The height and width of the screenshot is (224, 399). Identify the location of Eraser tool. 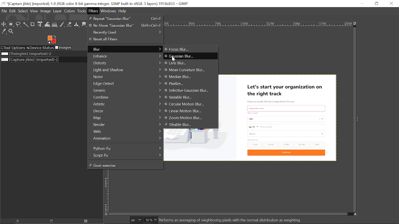
(69, 24).